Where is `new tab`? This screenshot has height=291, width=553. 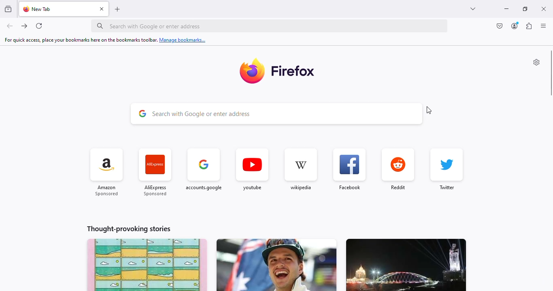 new tab is located at coordinates (39, 9).